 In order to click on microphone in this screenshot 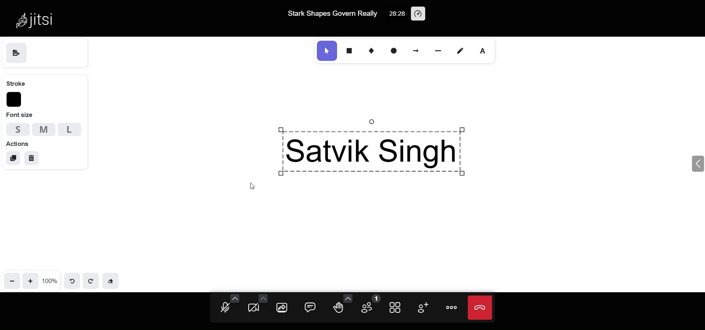, I will do `click(225, 309)`.